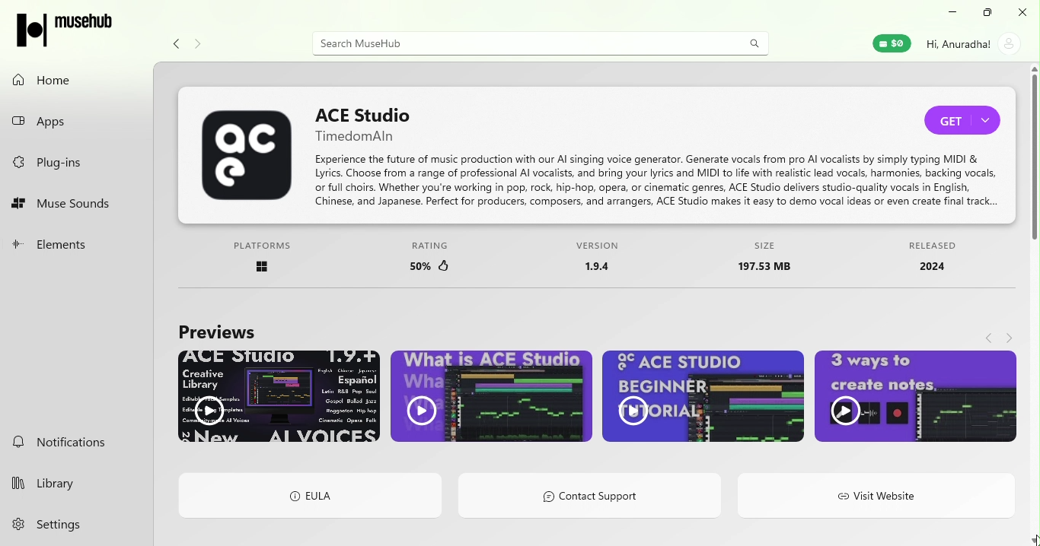  I want to click on Video preview, so click(700, 400).